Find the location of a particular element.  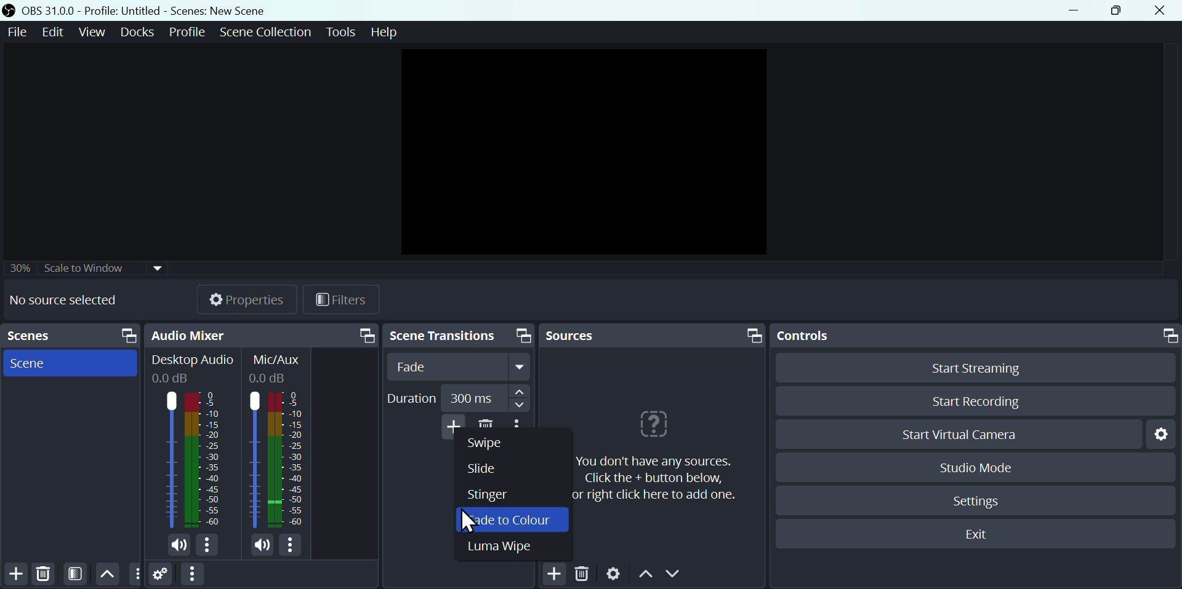

 is located at coordinates (139, 31).